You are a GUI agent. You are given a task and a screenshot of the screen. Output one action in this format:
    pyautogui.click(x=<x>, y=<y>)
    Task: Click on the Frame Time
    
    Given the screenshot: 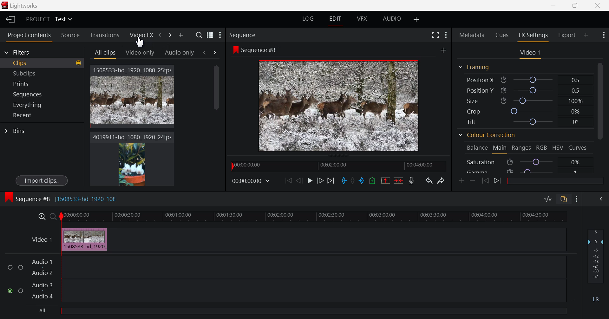 What is the action you would take?
    pyautogui.click(x=251, y=180)
    